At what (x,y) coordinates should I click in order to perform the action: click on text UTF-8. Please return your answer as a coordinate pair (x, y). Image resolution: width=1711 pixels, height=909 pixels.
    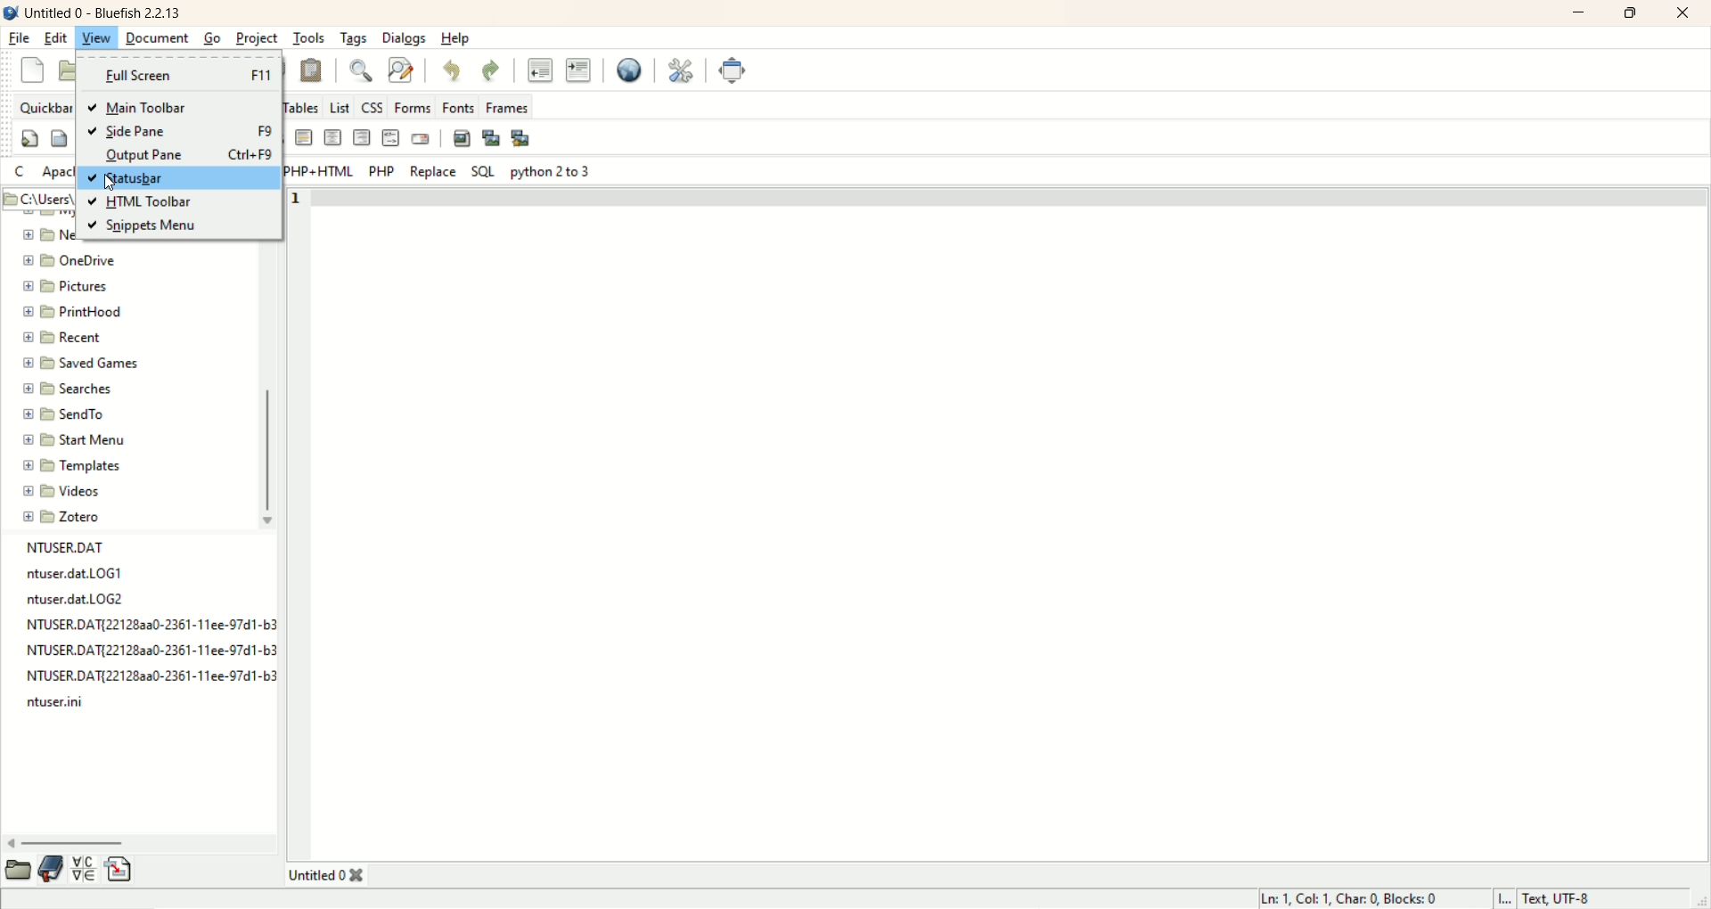
    Looking at the image, I should click on (1603, 899).